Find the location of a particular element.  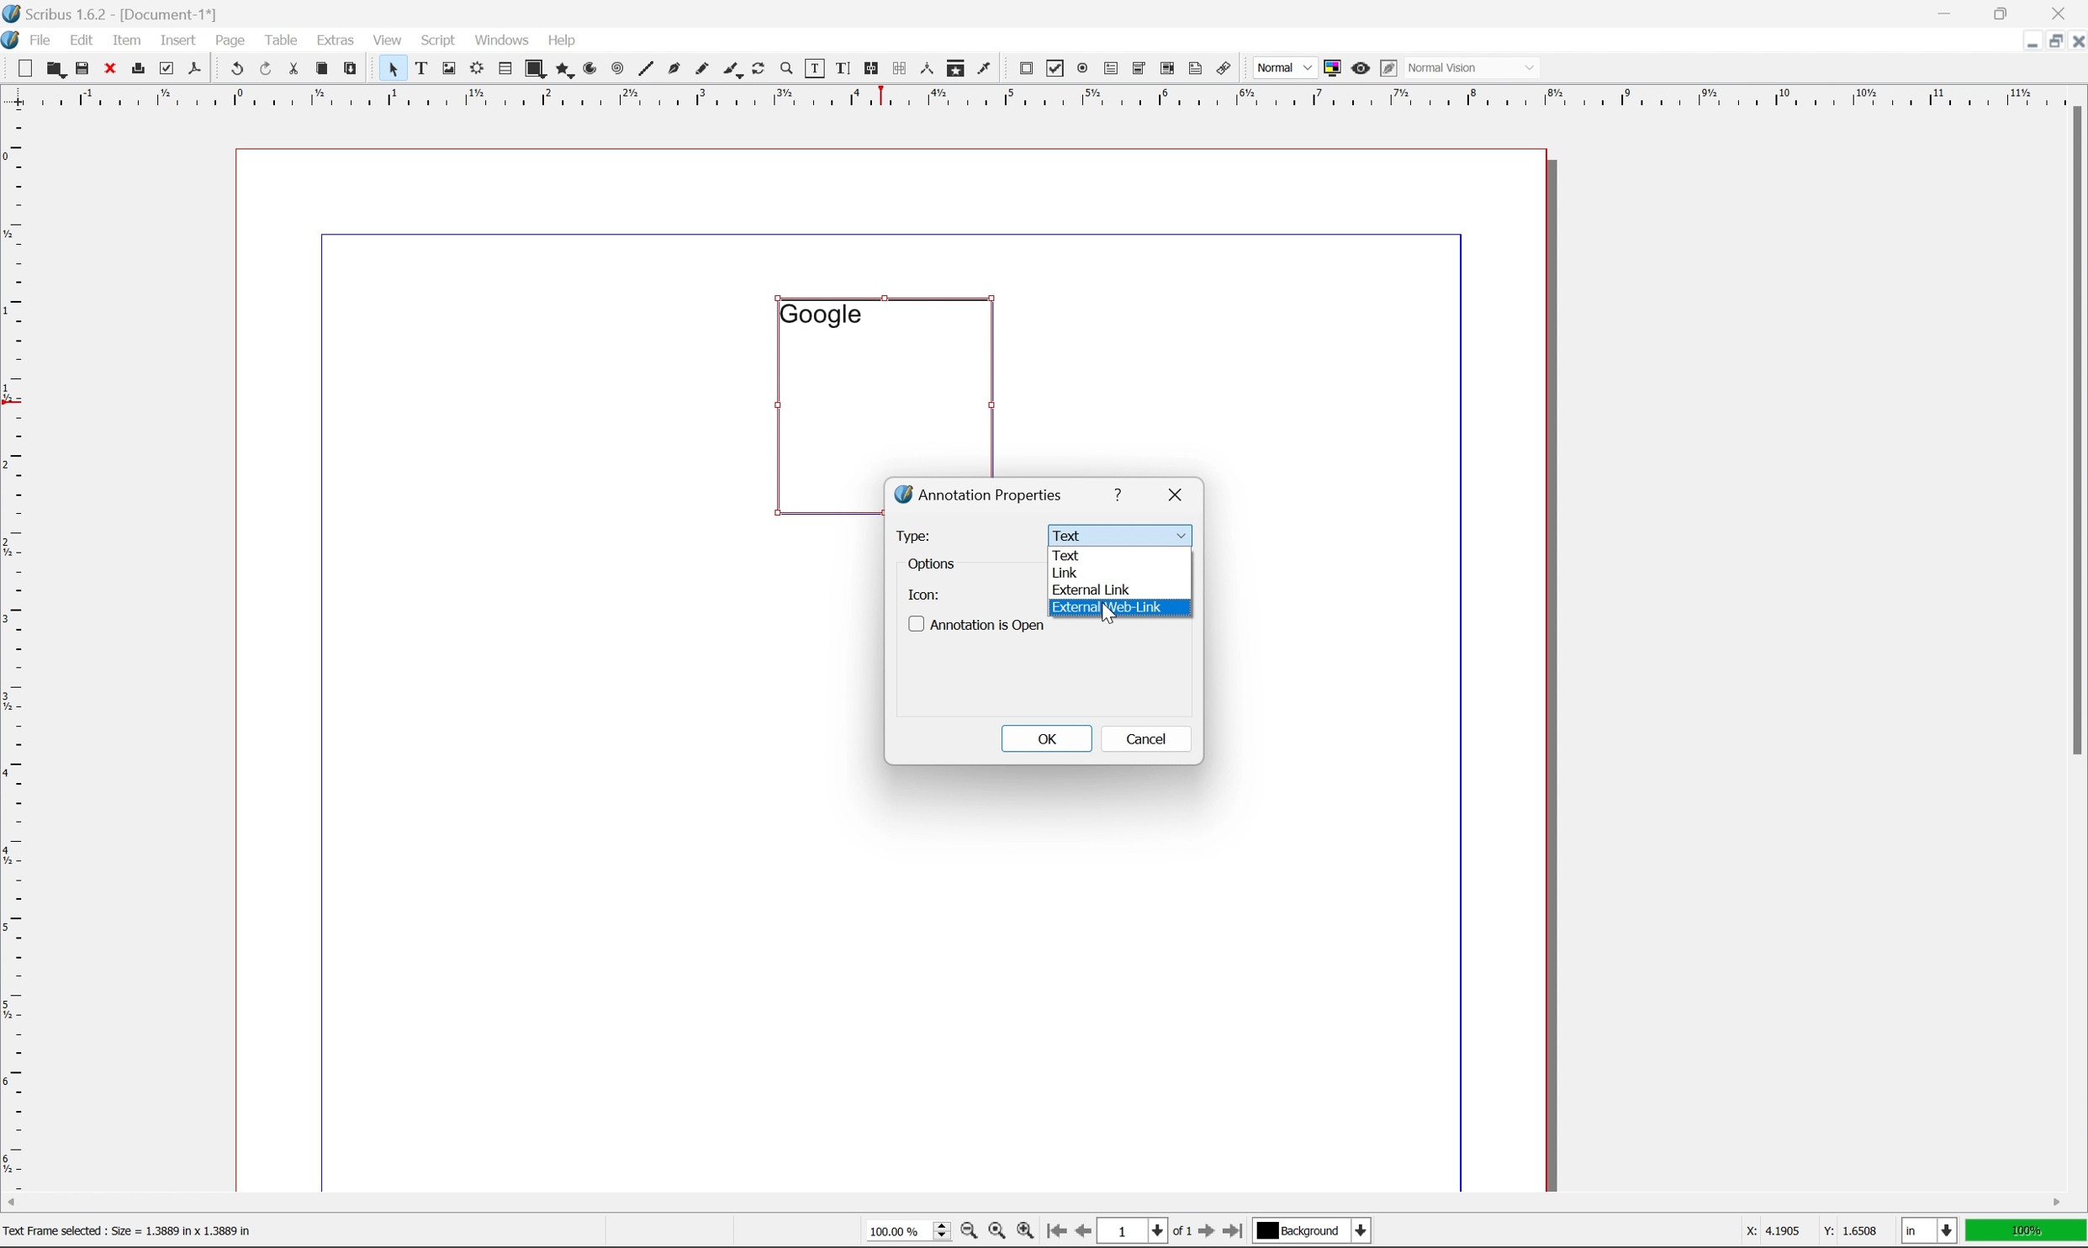

table is located at coordinates (282, 39).